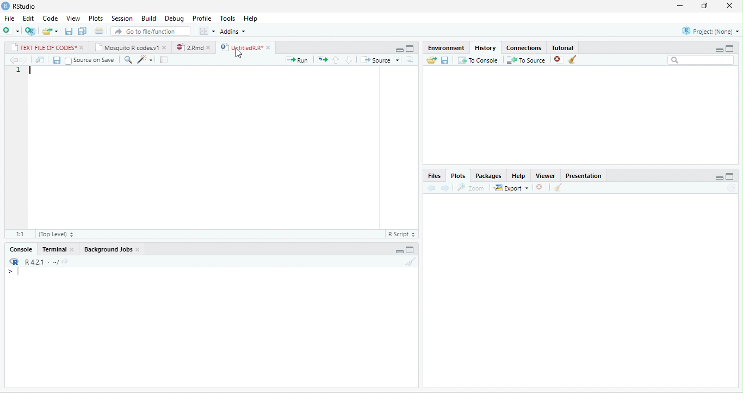  What do you see at coordinates (409, 49) in the screenshot?
I see `maximize` at bounding box center [409, 49].